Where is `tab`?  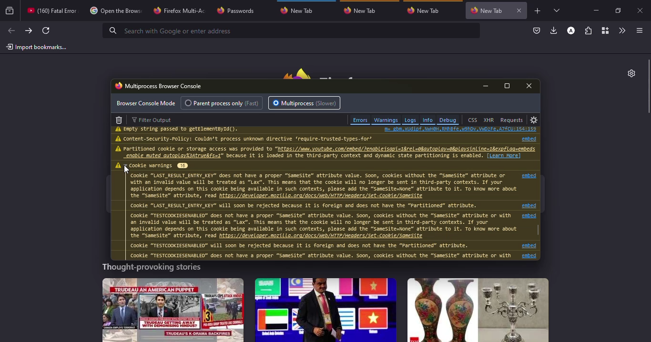 tab is located at coordinates (487, 9).